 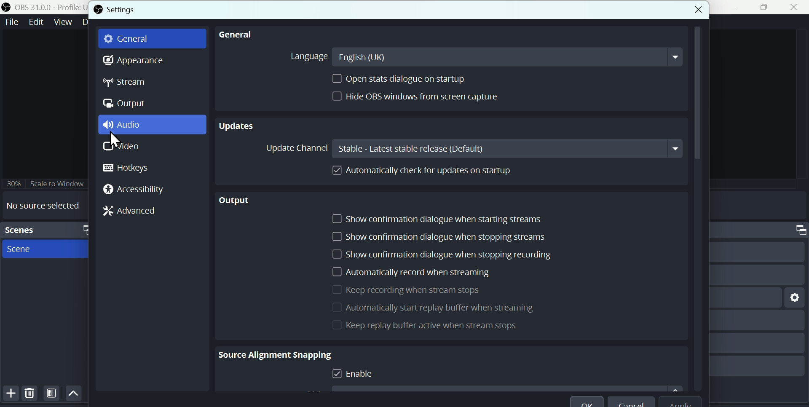 I want to click on Filter, so click(x=52, y=395).